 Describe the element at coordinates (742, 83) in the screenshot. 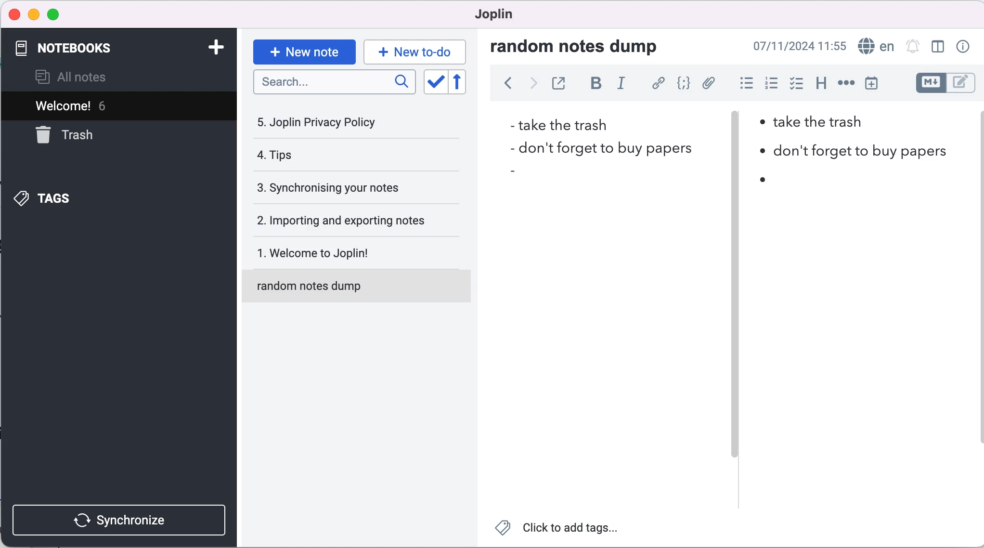

I see `bulleted list` at that location.